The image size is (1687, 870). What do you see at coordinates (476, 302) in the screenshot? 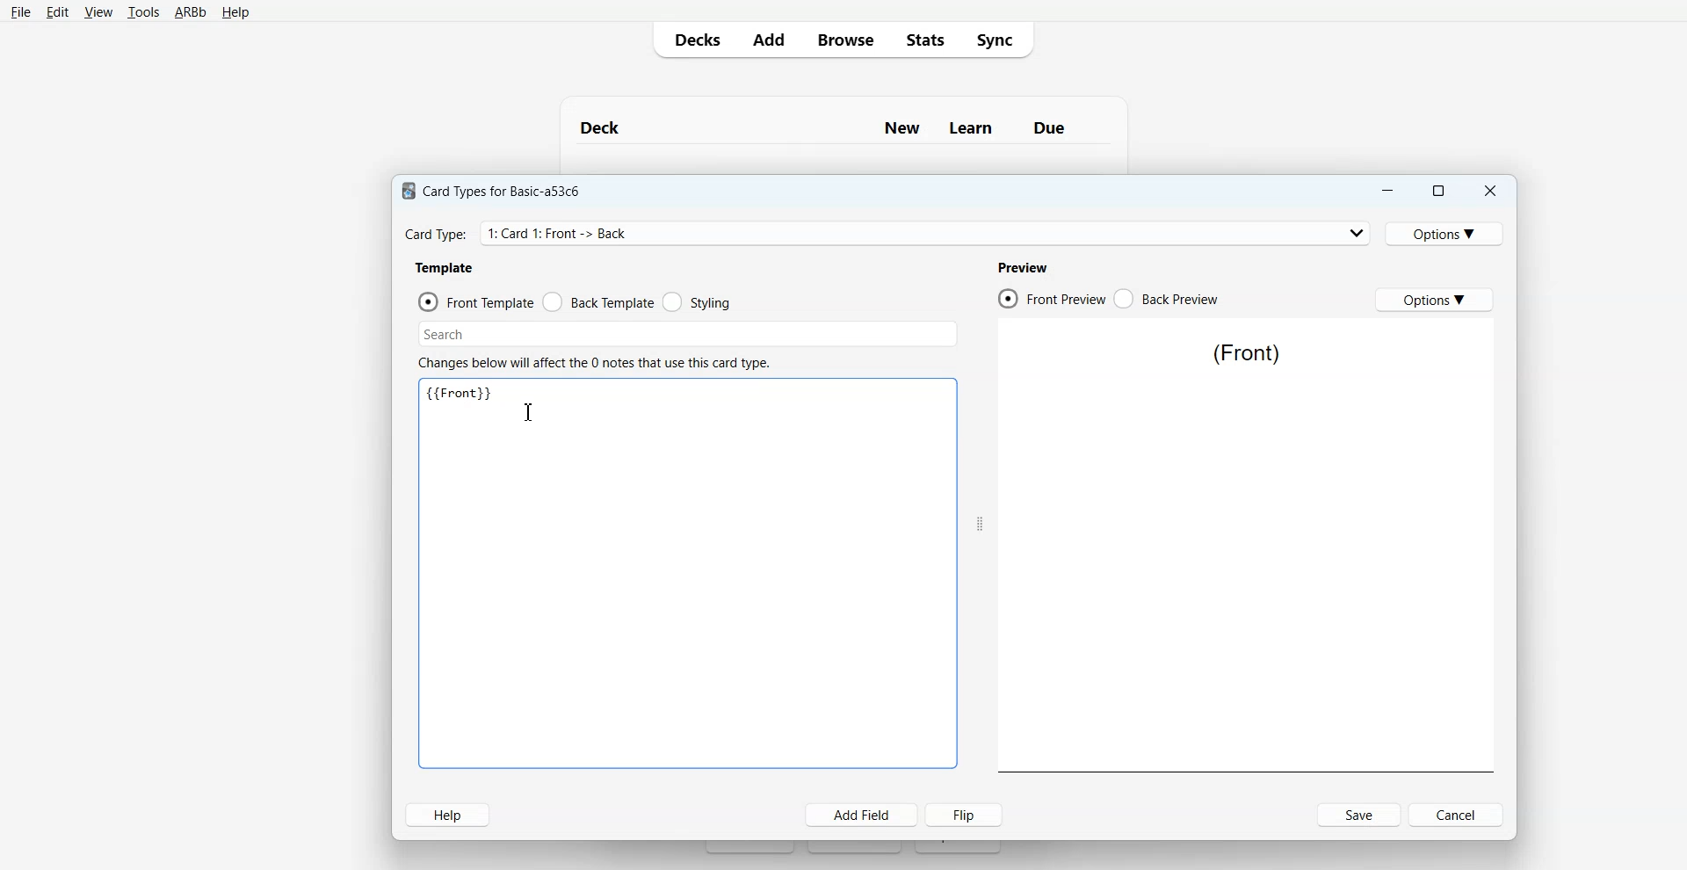
I see `Front Template` at bounding box center [476, 302].